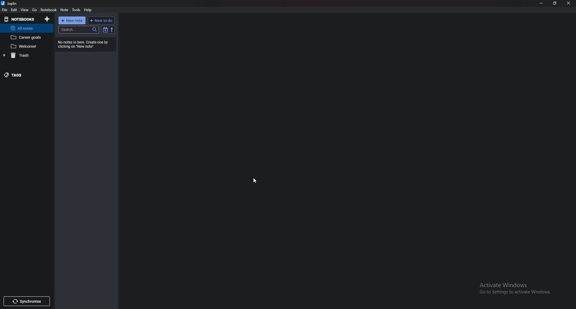 The image size is (576, 309). I want to click on info, so click(86, 44).